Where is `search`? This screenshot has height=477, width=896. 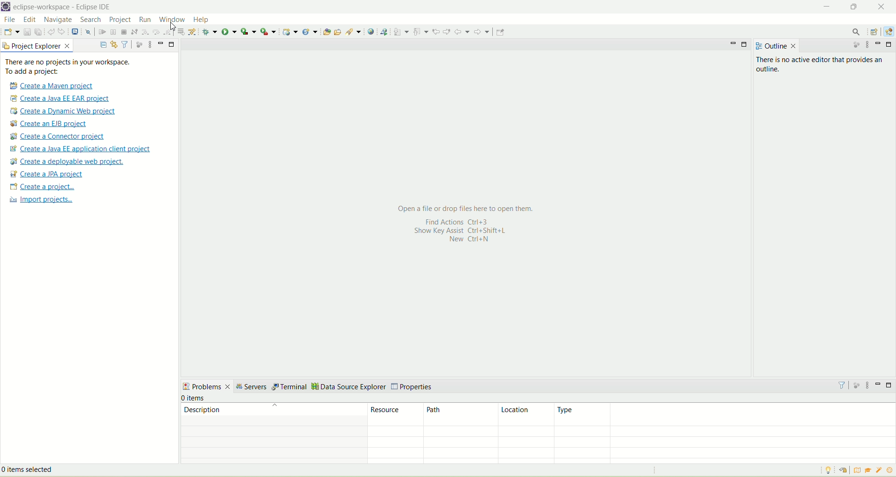 search is located at coordinates (857, 32).